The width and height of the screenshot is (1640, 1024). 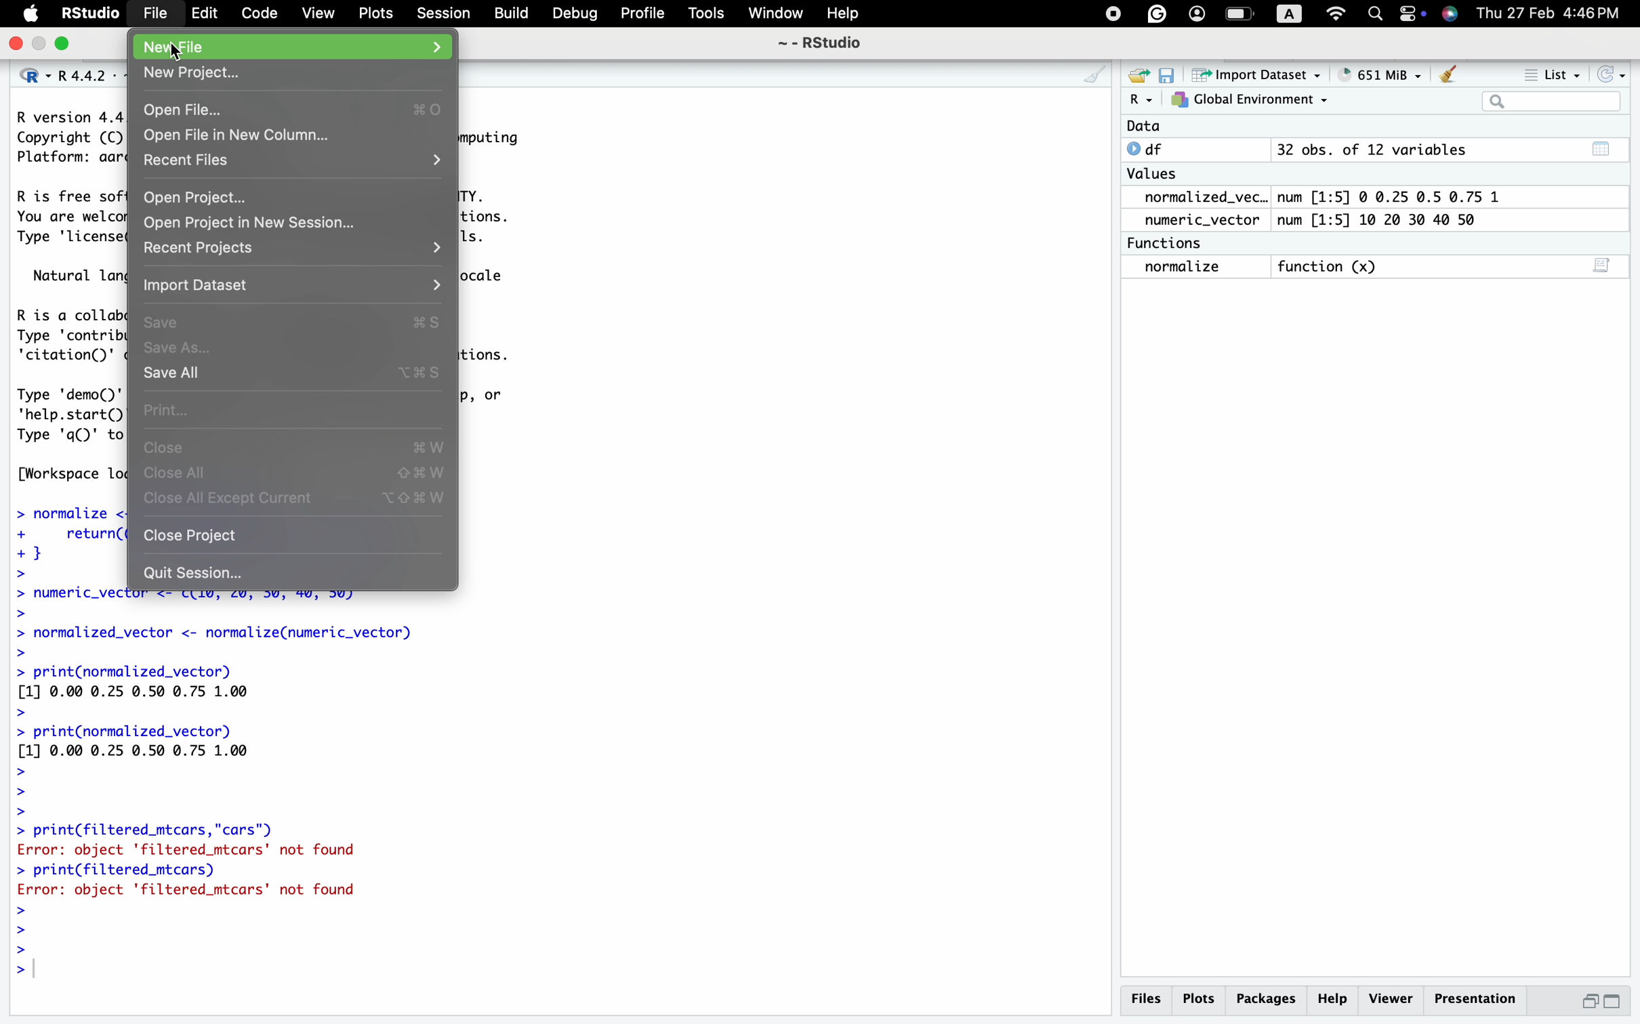 What do you see at coordinates (251, 12) in the screenshot?
I see `Code` at bounding box center [251, 12].